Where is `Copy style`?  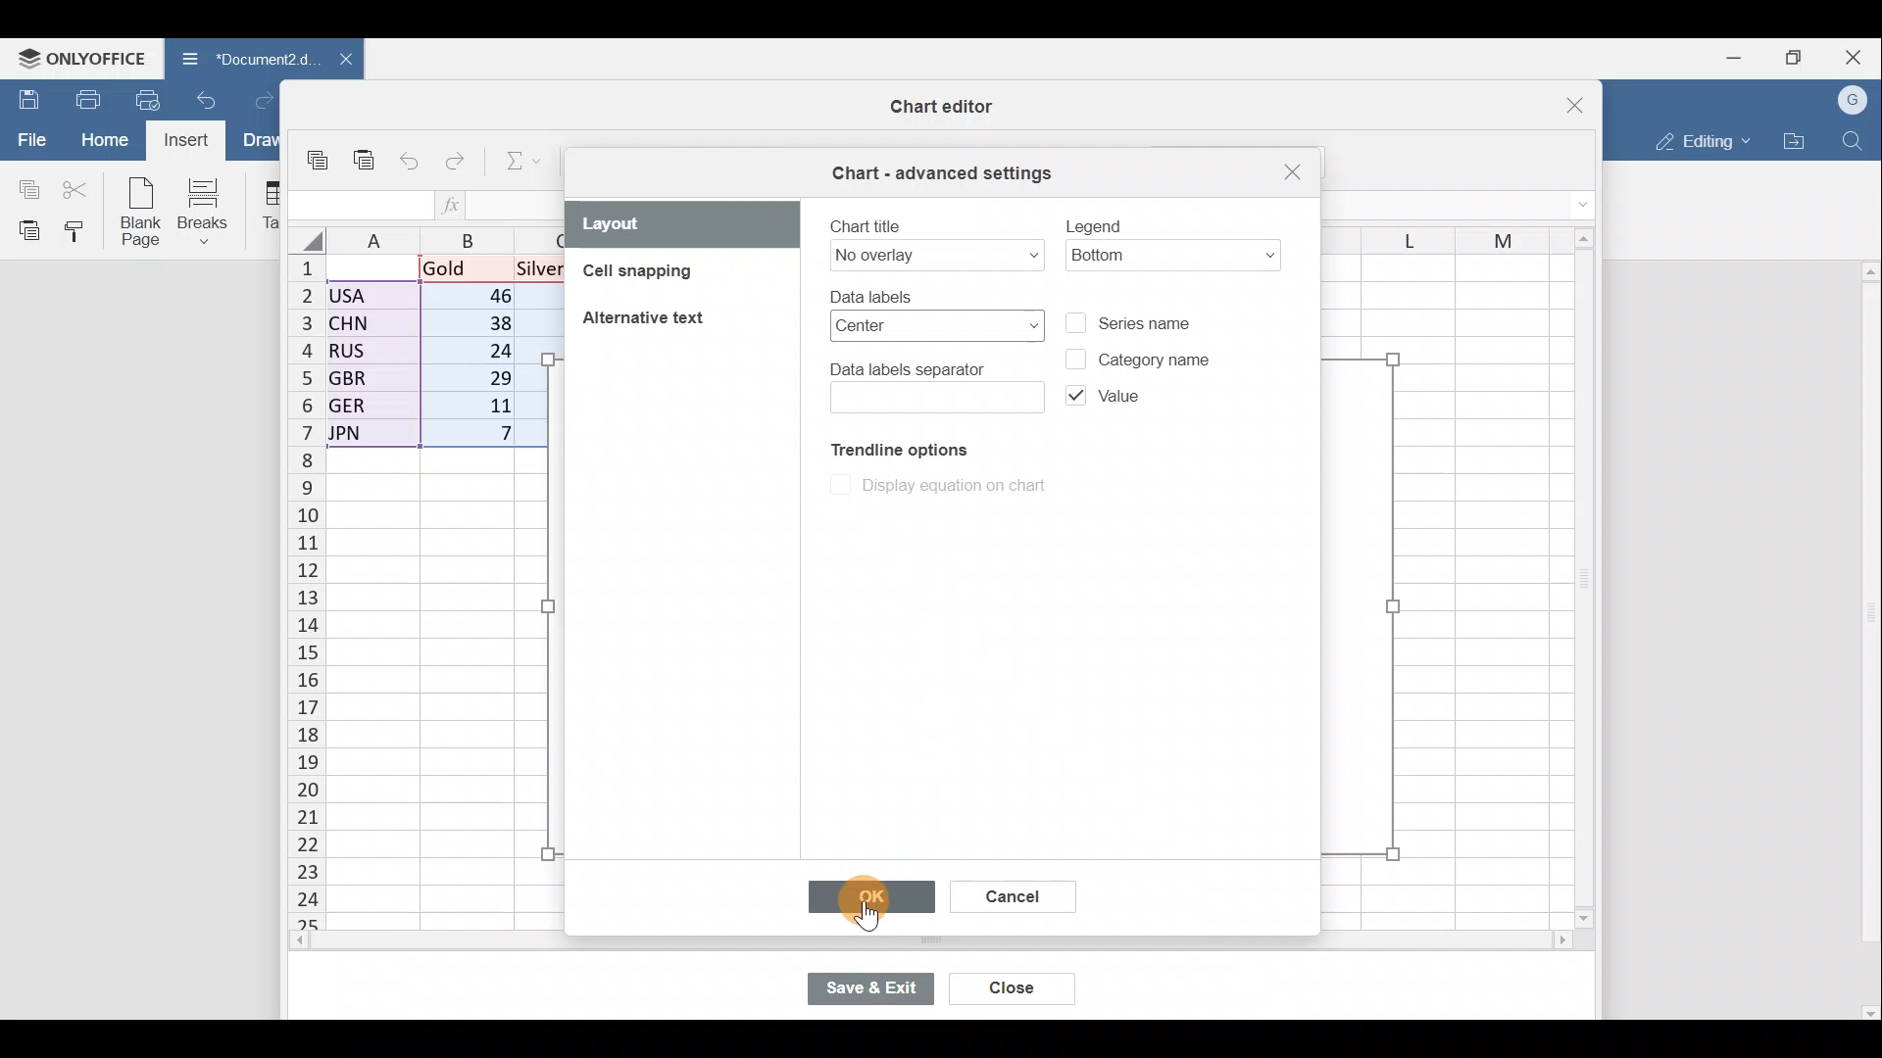
Copy style is located at coordinates (82, 230).